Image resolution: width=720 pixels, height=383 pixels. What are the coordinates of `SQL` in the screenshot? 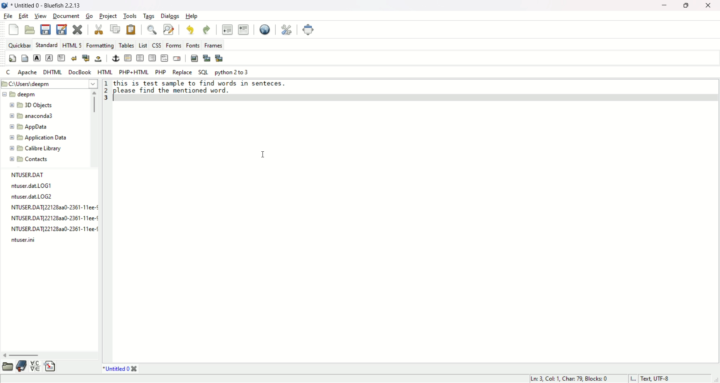 It's located at (203, 72).